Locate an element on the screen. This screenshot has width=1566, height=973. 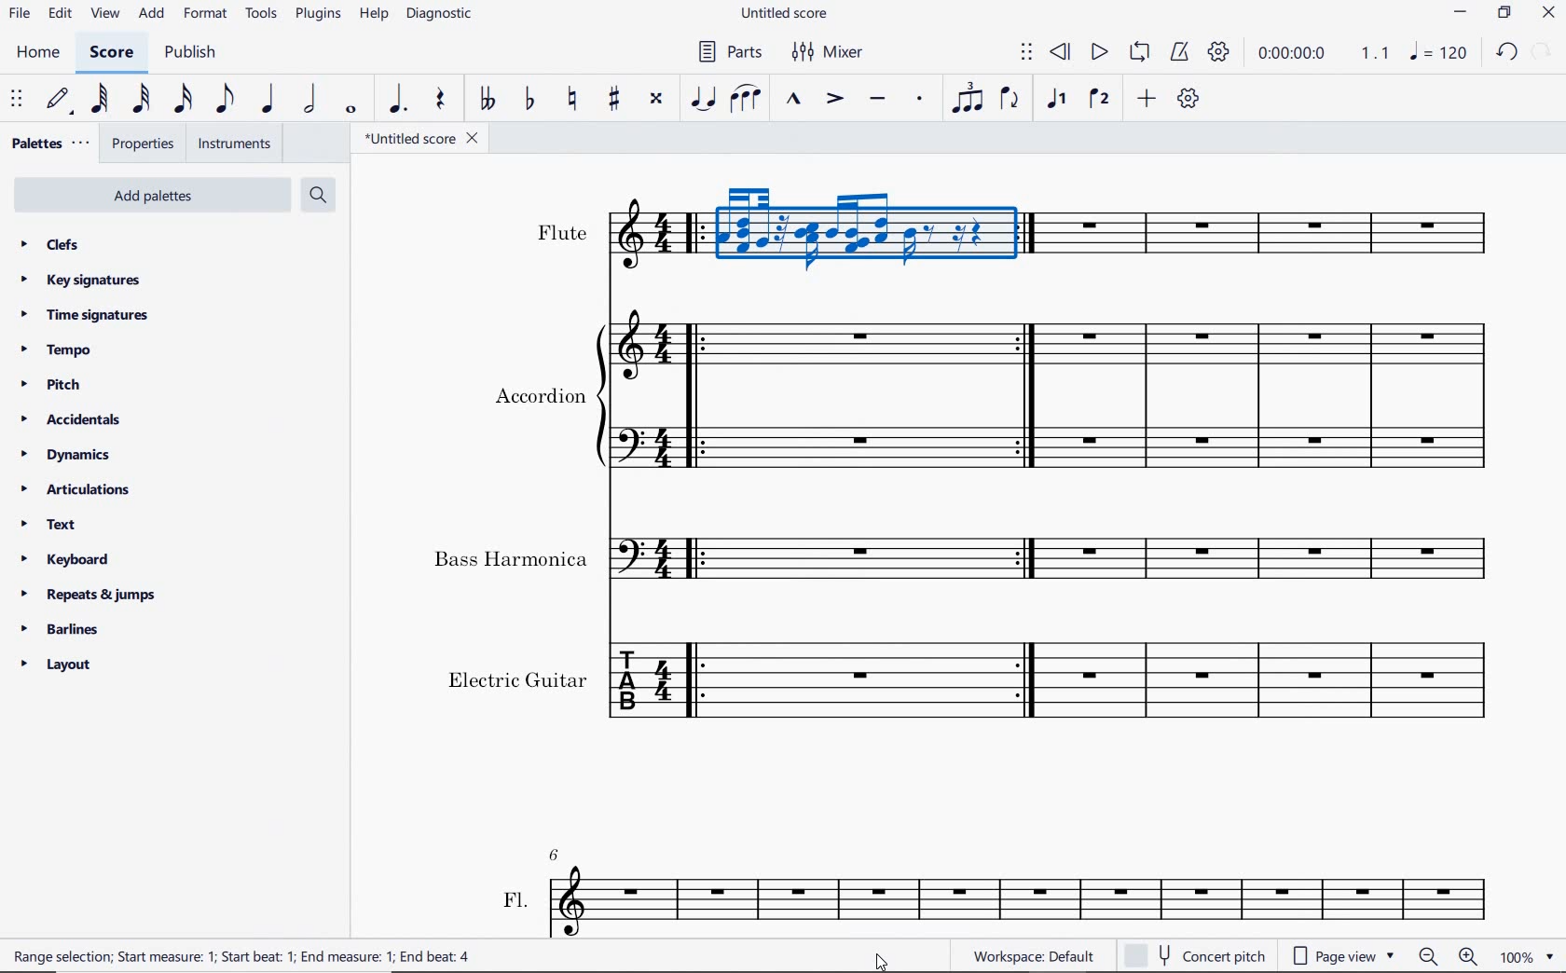
tuplet is located at coordinates (966, 98).